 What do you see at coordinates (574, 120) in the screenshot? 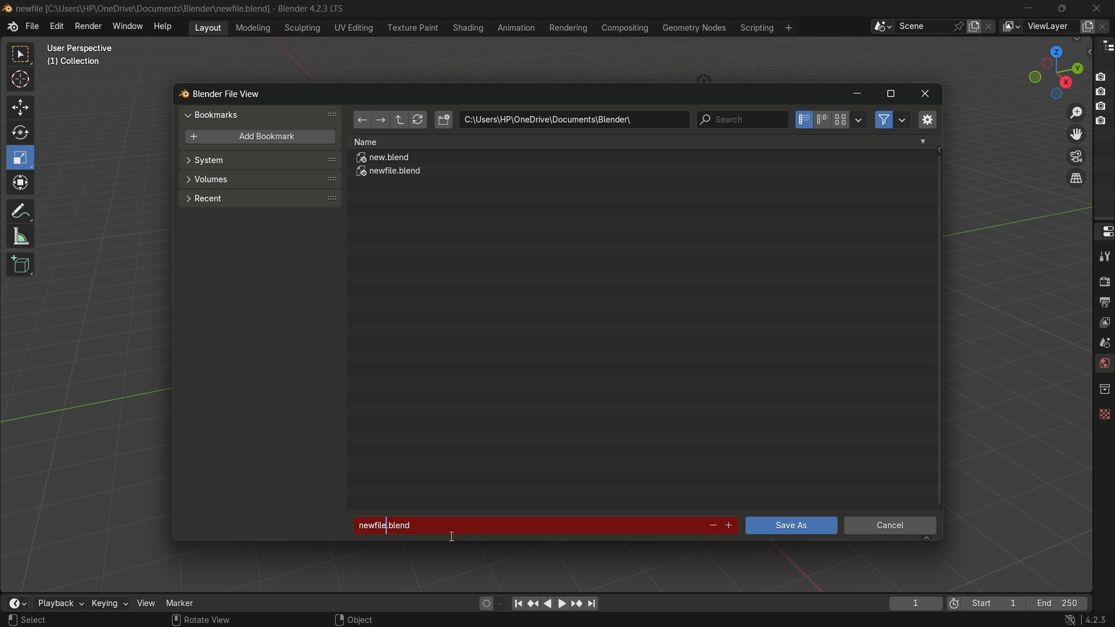
I see `location` at bounding box center [574, 120].